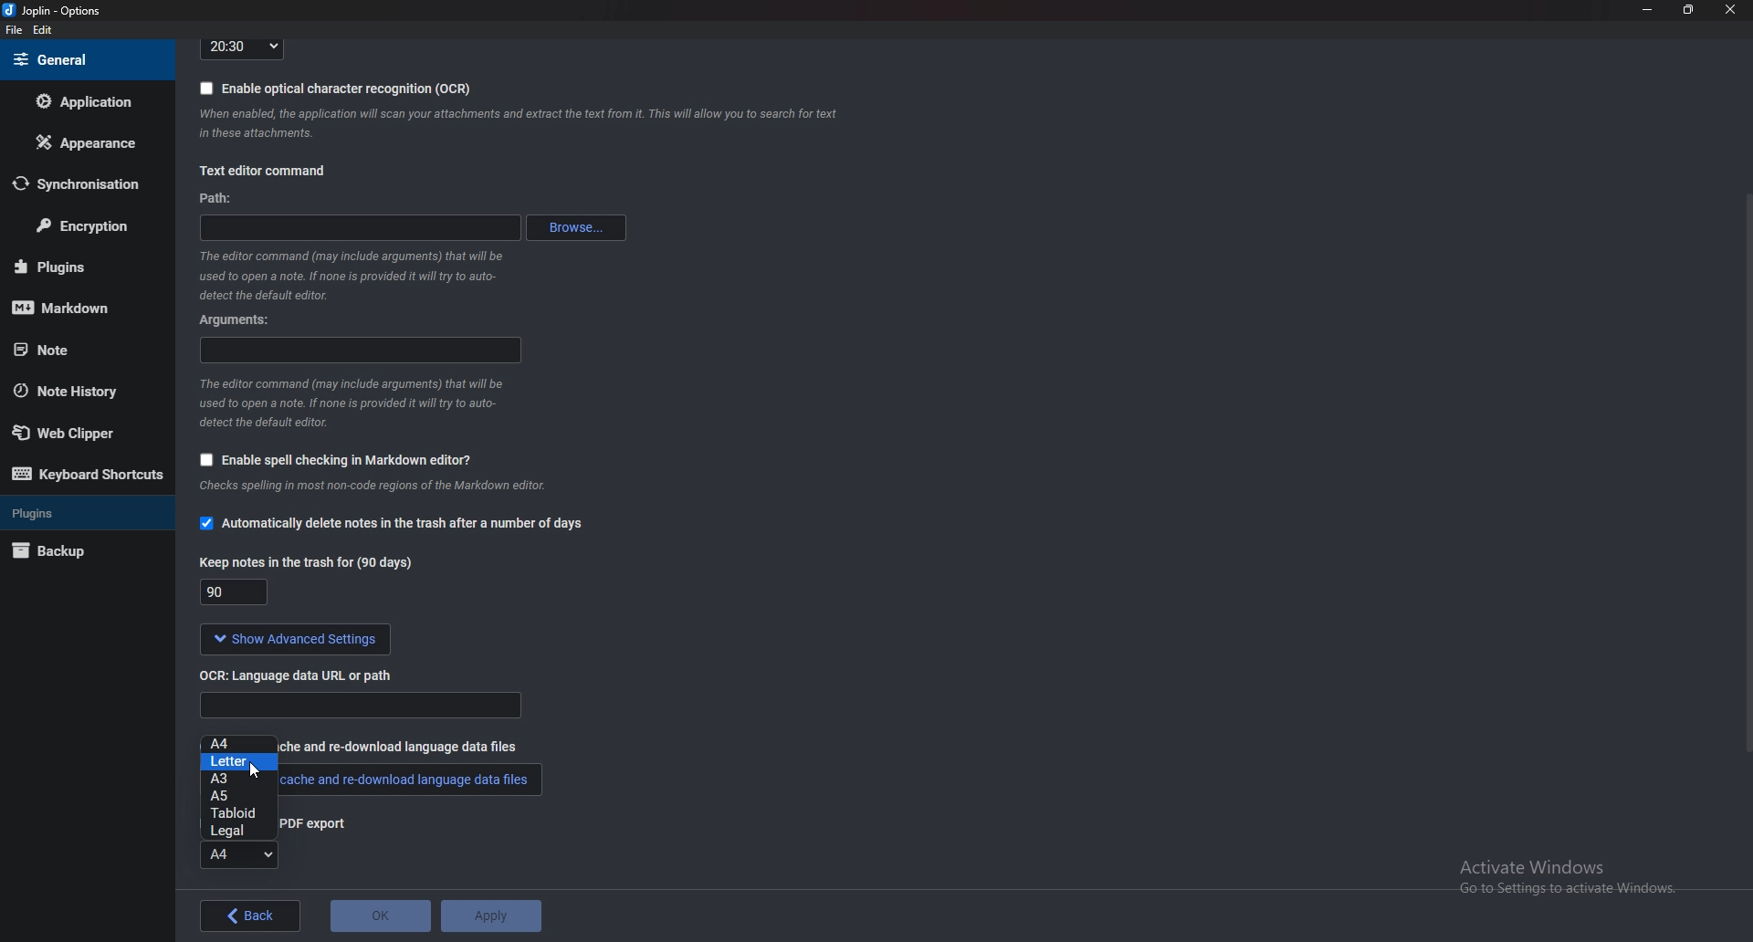  I want to click on Edit, so click(42, 31).